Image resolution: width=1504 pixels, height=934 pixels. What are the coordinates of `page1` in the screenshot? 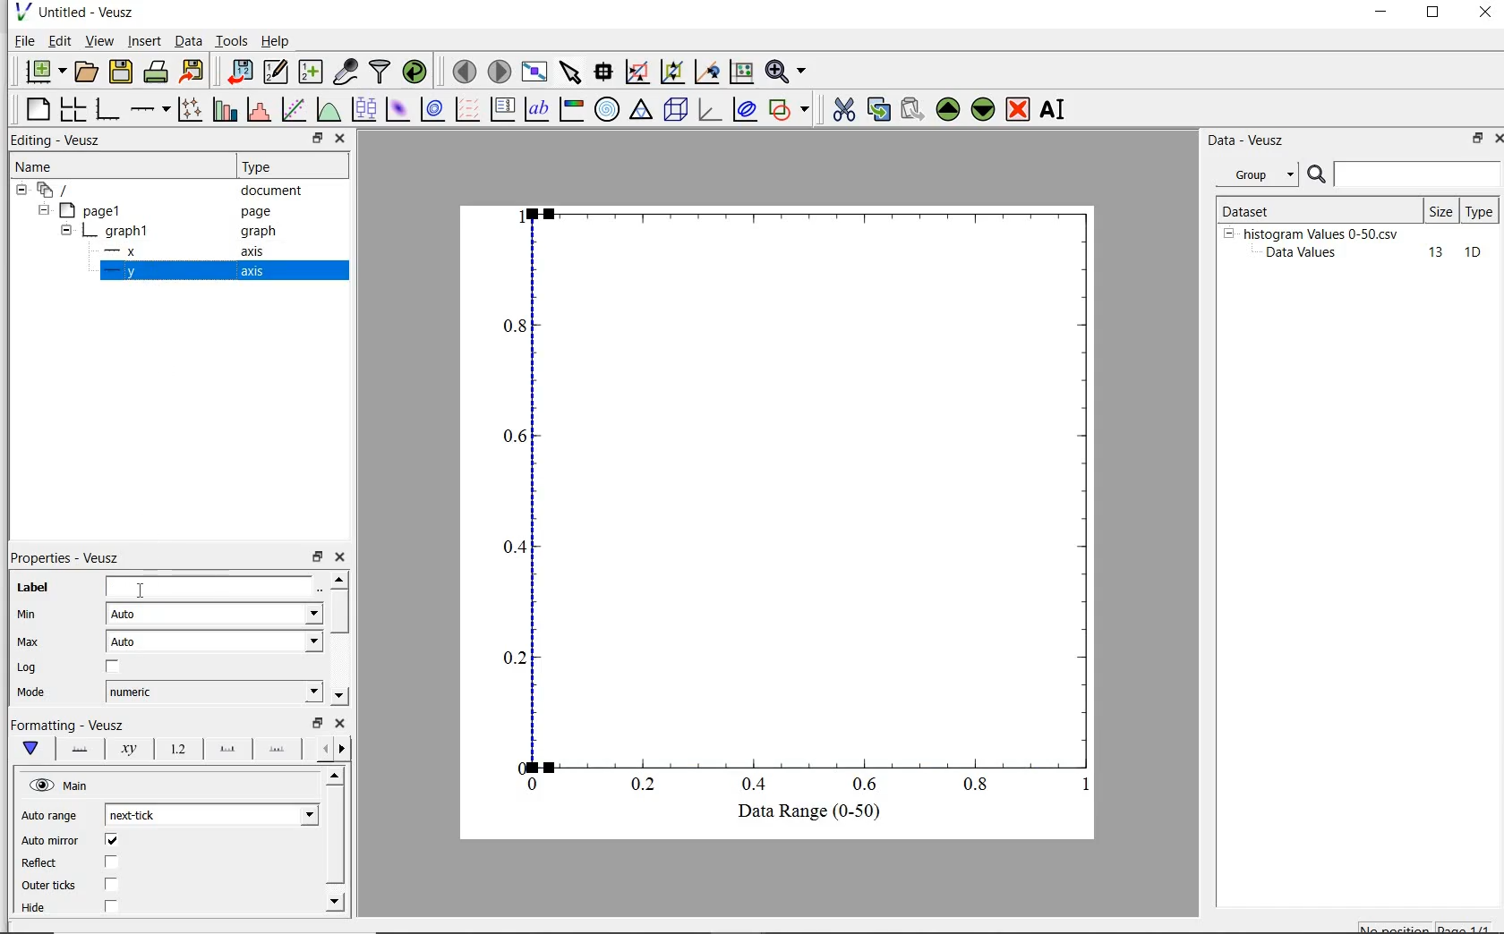 It's located at (94, 212).